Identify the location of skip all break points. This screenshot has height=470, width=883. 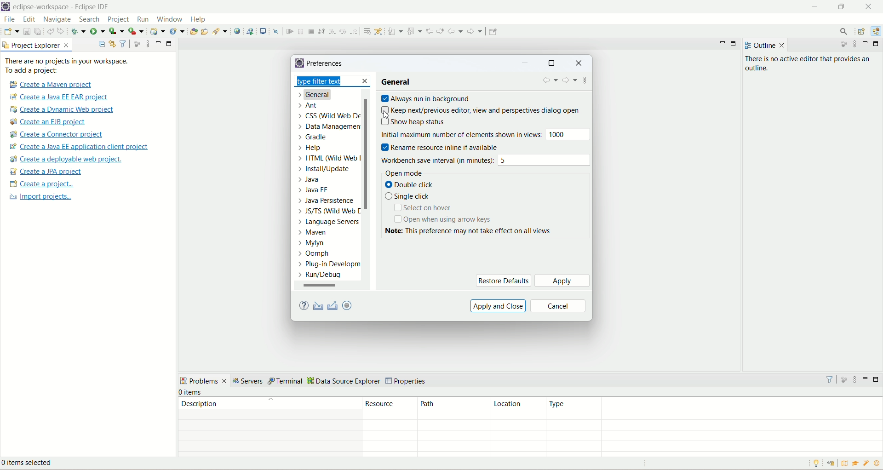
(276, 31).